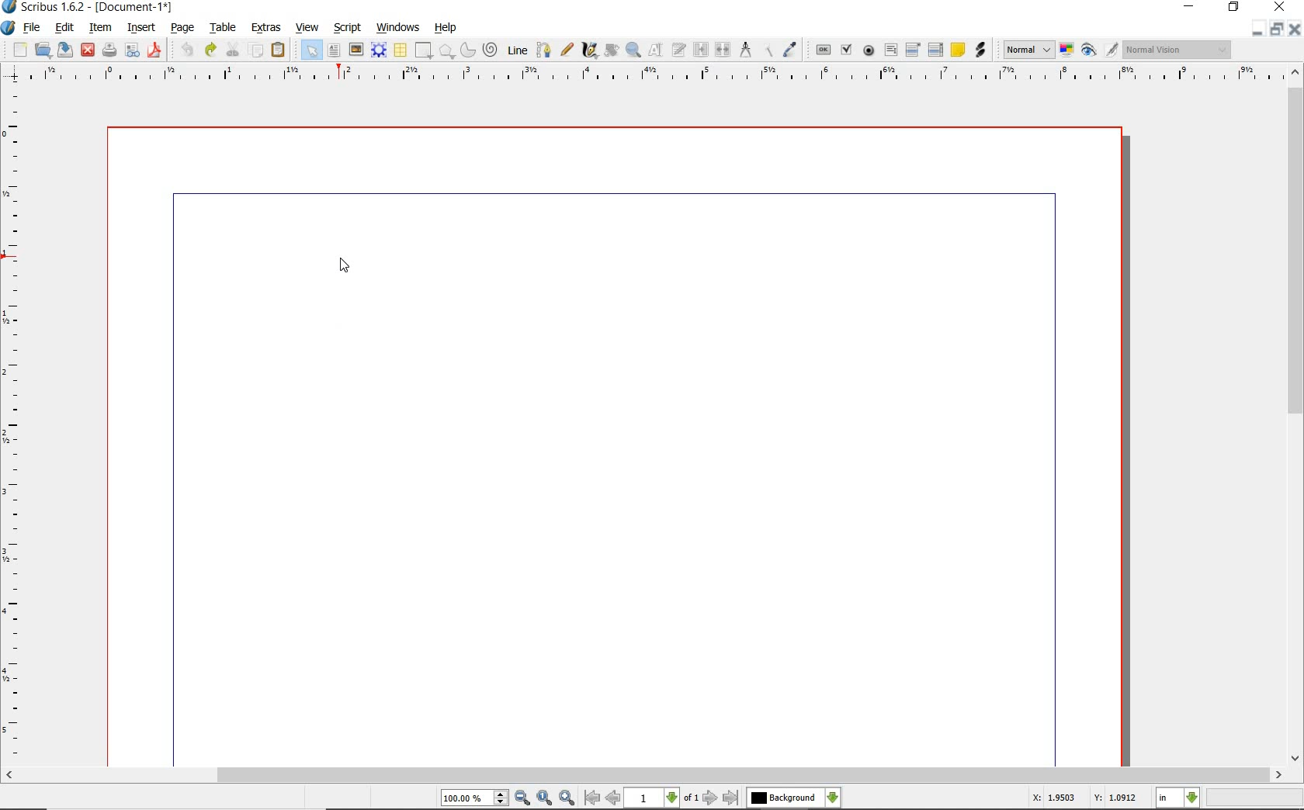 The width and height of the screenshot is (1304, 810). I want to click on rotate item, so click(610, 51).